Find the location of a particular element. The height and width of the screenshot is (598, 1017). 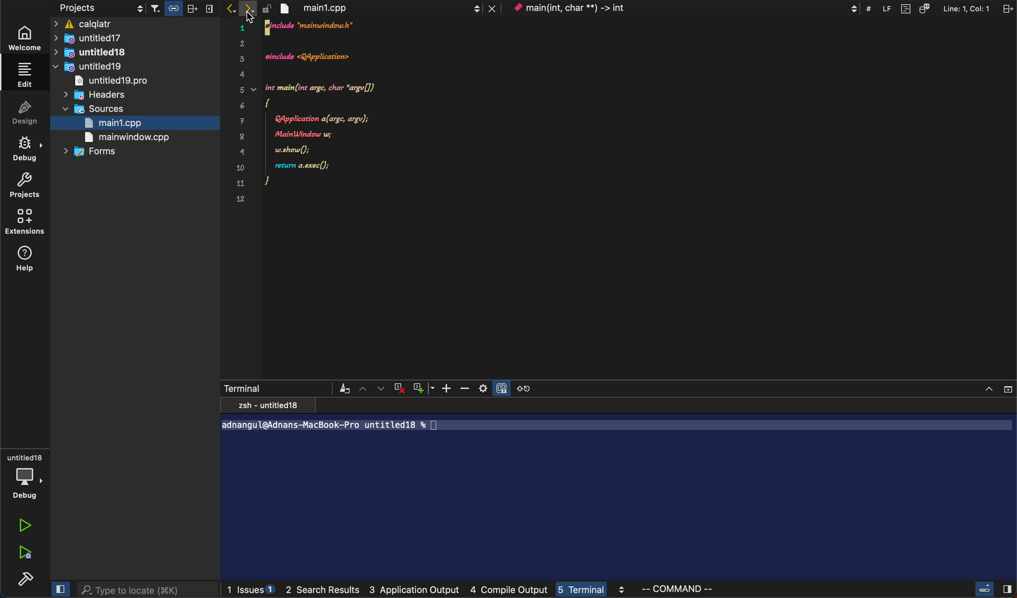

Add  is located at coordinates (448, 388).